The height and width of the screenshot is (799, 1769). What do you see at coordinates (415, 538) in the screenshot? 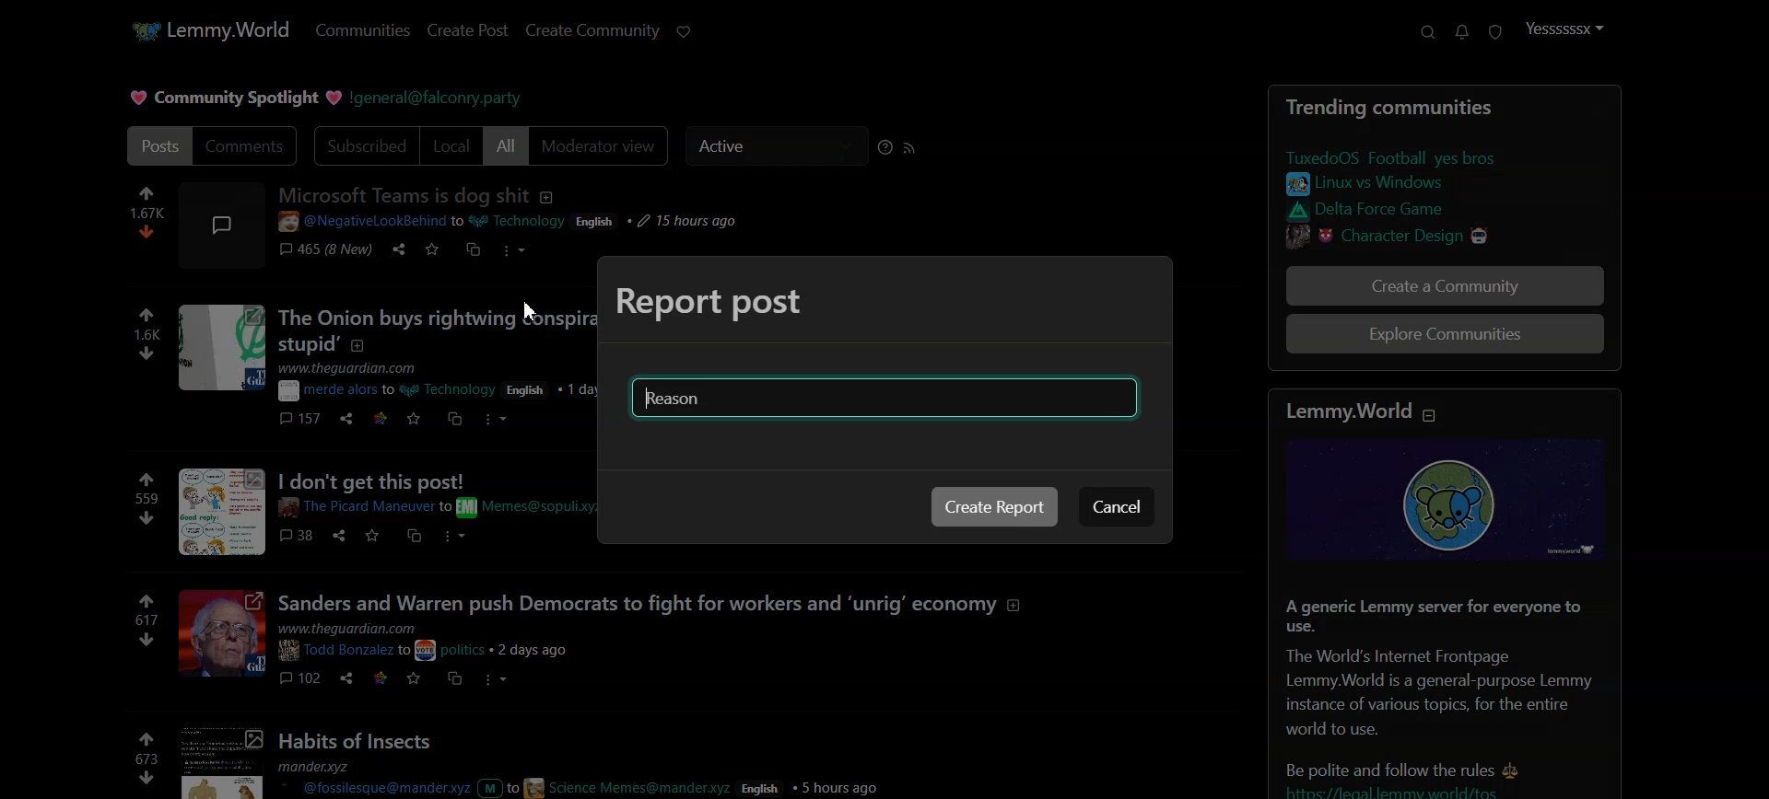
I see `cs` at bounding box center [415, 538].